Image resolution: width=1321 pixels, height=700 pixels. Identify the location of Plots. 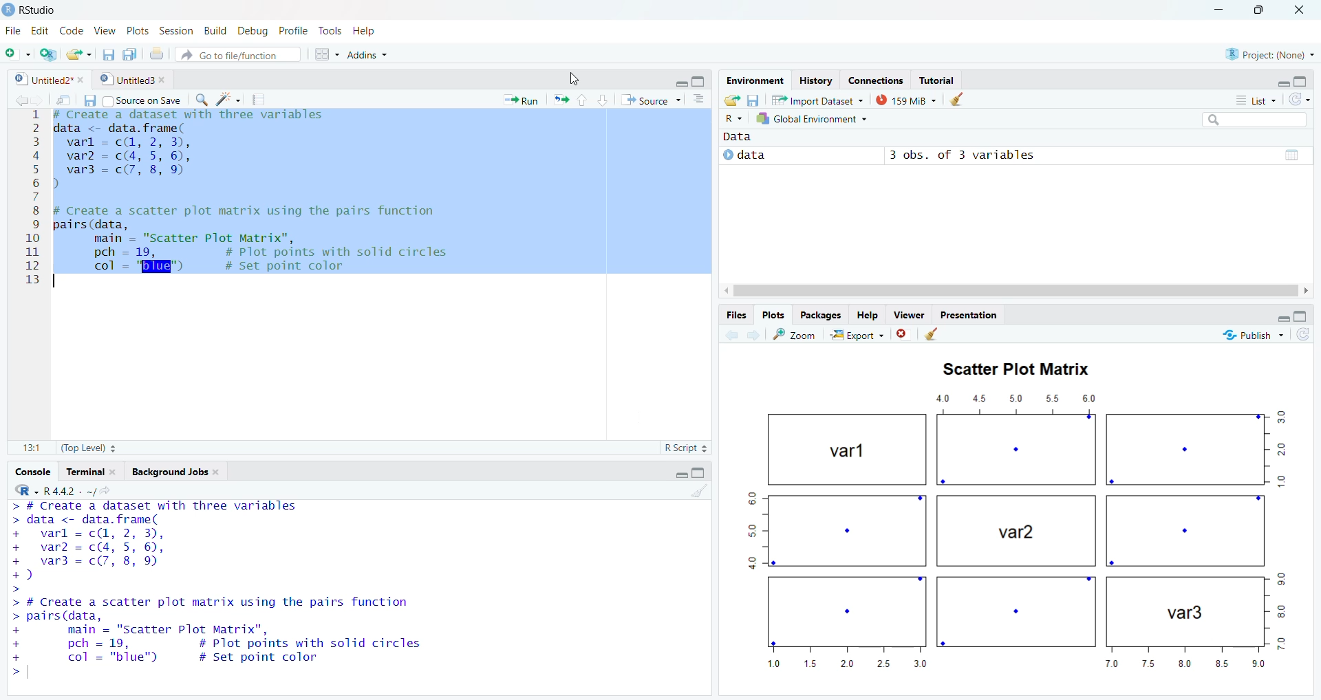
(138, 30).